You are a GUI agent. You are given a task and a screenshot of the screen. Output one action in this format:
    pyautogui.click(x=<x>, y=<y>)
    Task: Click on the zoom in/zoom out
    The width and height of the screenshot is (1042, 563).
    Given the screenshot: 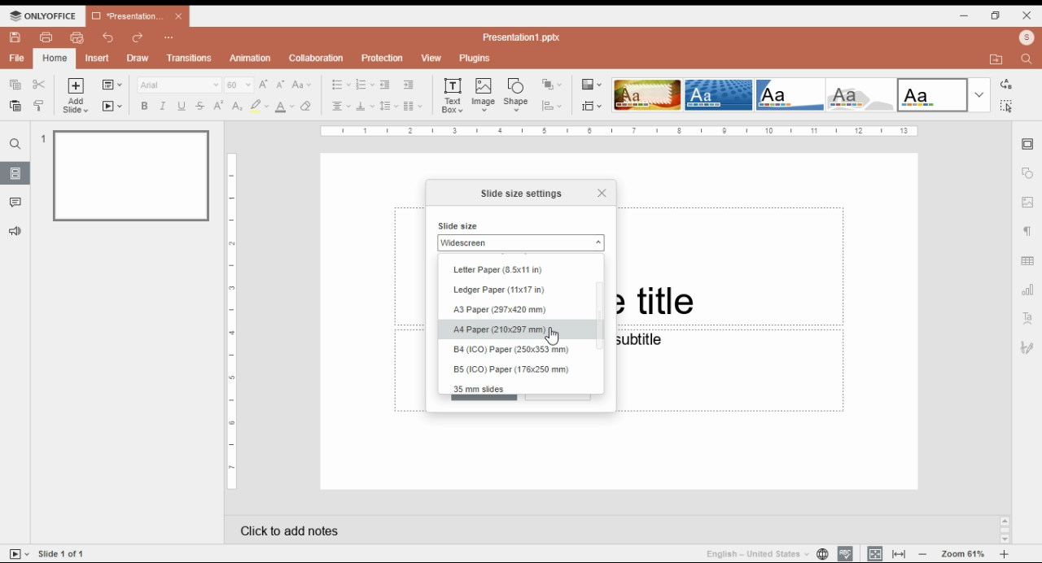 What is the action you would take?
    pyautogui.click(x=1005, y=554)
    